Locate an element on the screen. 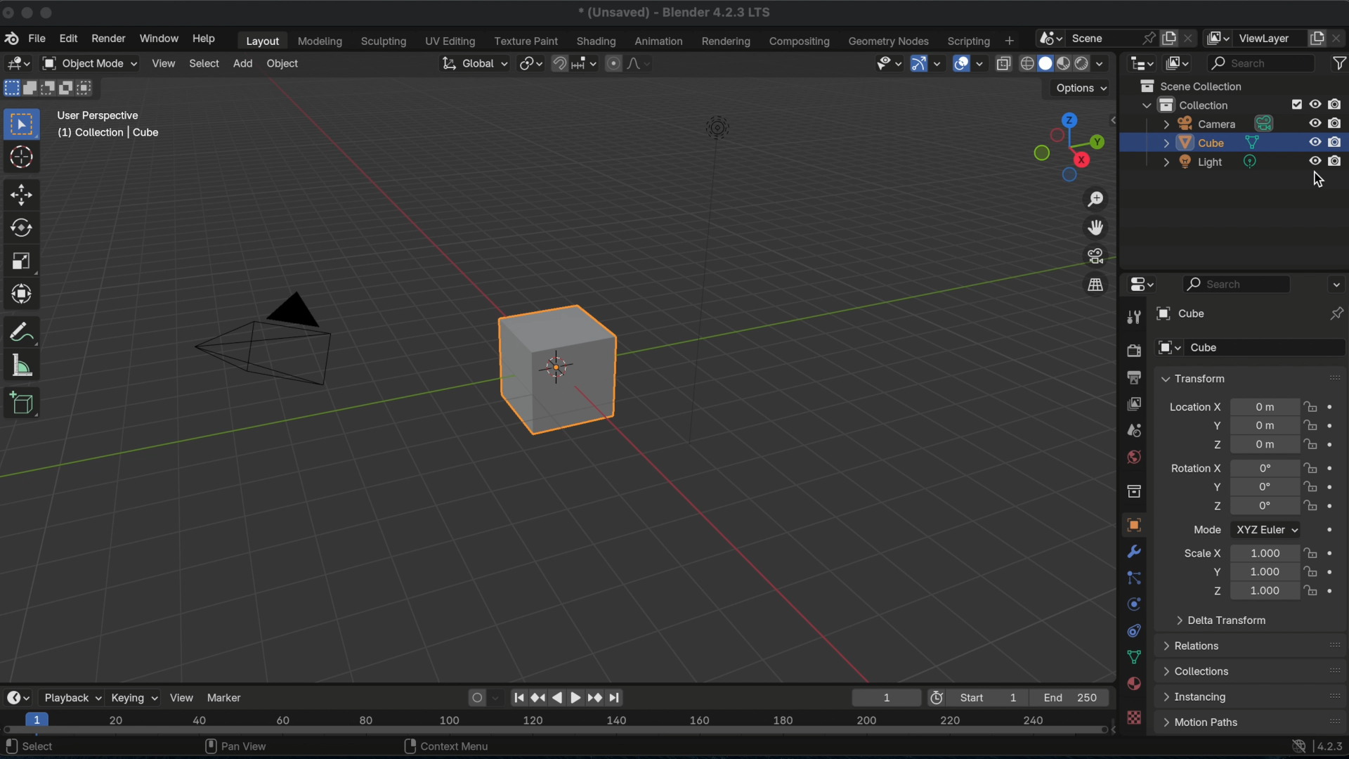 This screenshot has width=1349, height=759. shading dropdown is located at coordinates (1094, 63).